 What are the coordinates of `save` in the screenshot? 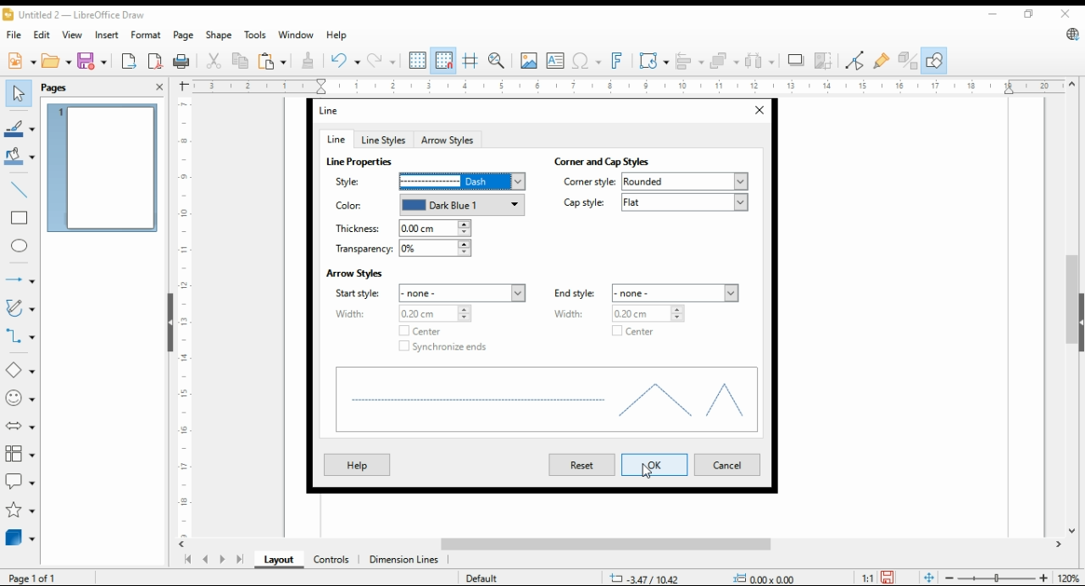 It's located at (91, 60).